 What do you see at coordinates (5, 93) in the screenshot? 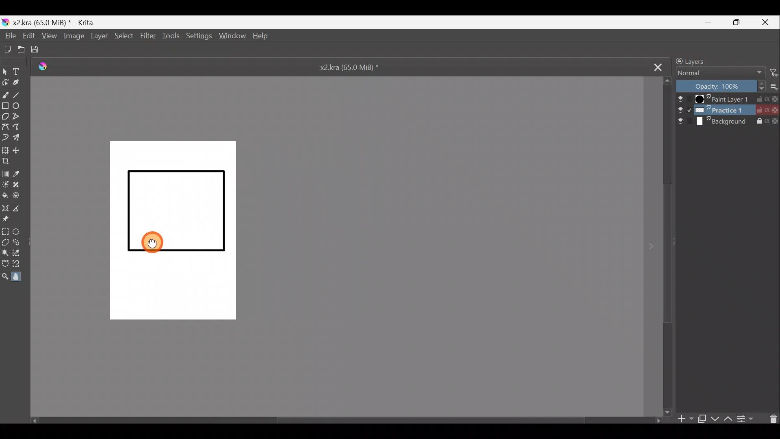
I see `Freehand brush tool` at bounding box center [5, 93].